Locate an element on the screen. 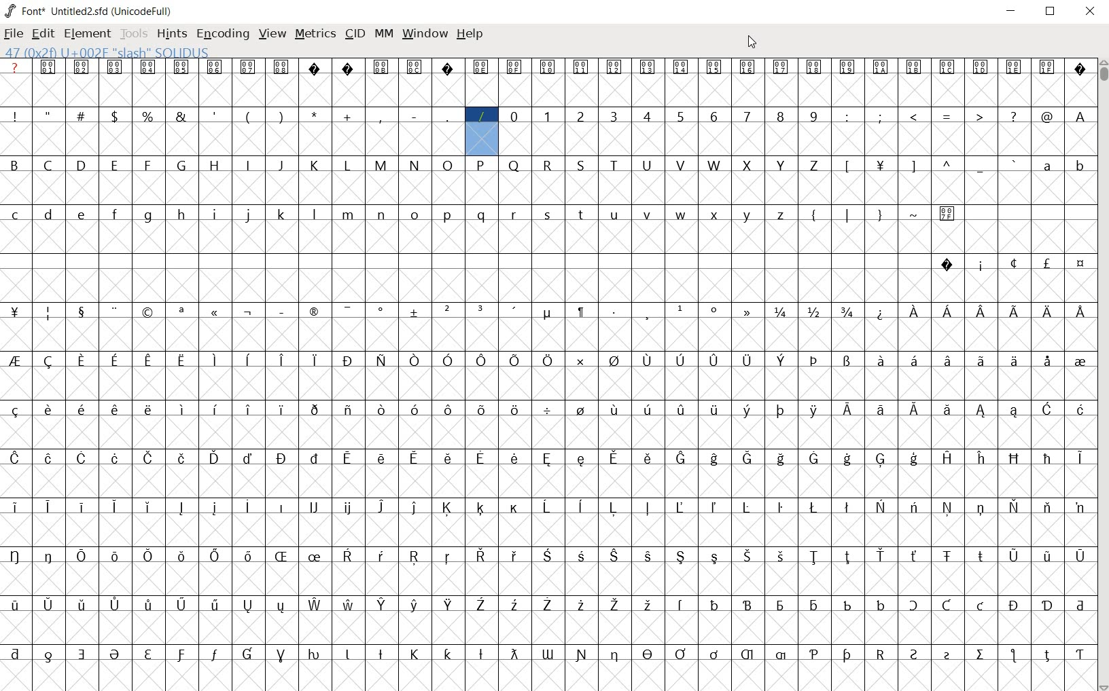 Image resolution: width=1109 pixels, height=691 pixels. glyph is located at coordinates (448, 310).